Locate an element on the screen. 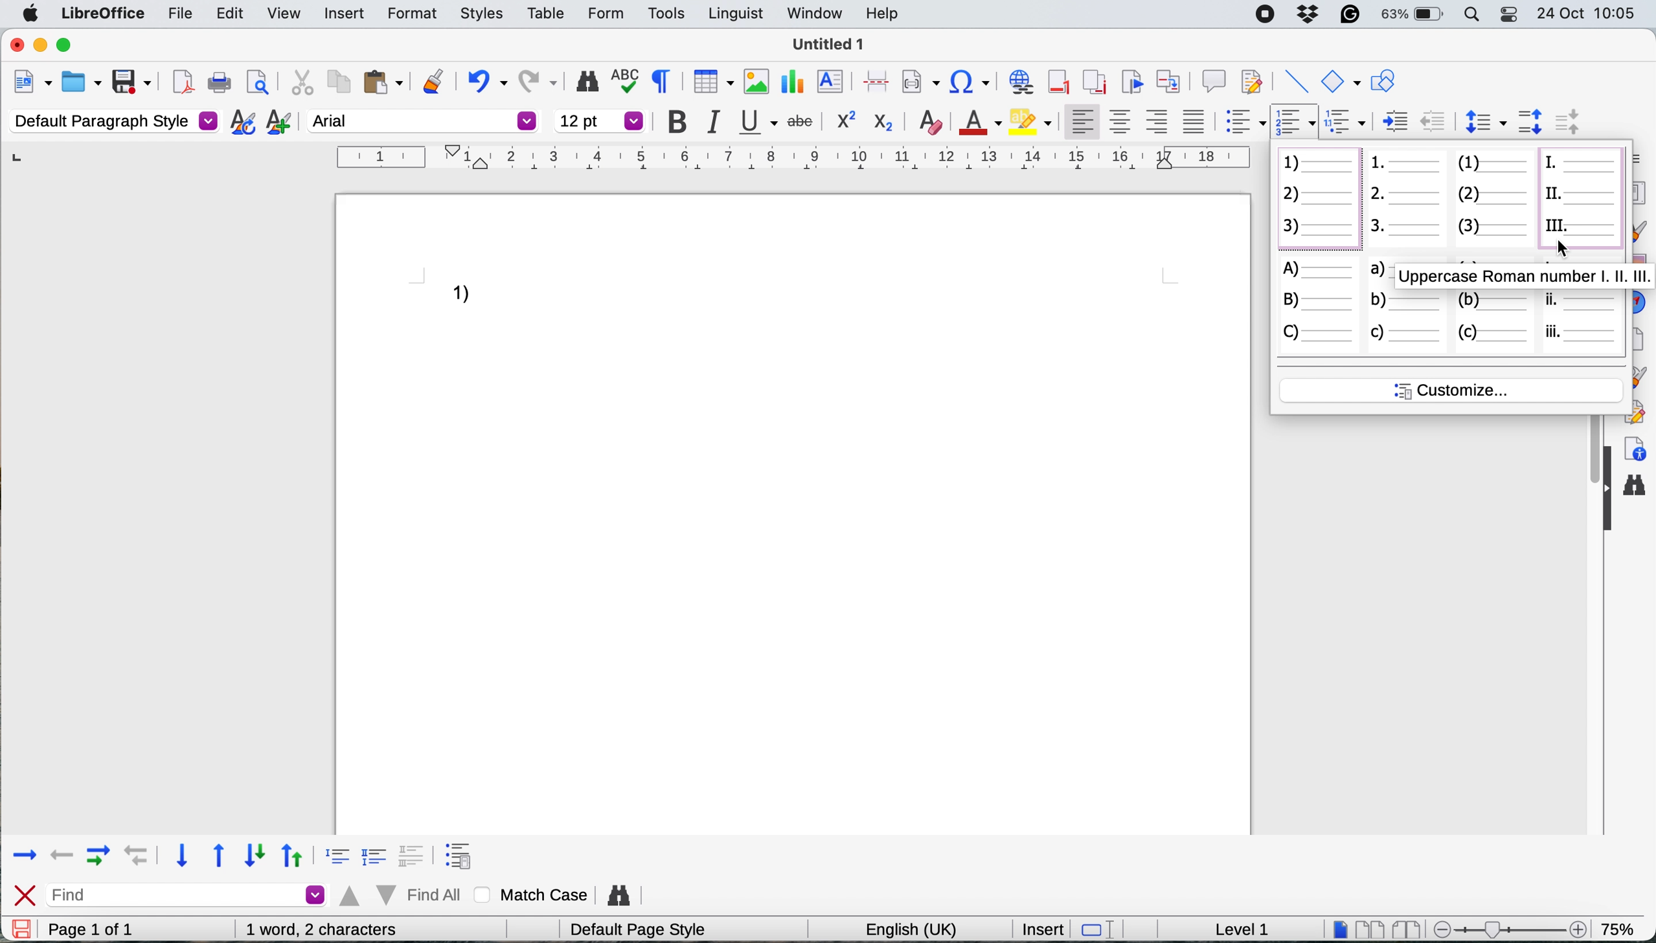 The image size is (1656, 943). cut is located at coordinates (302, 82).